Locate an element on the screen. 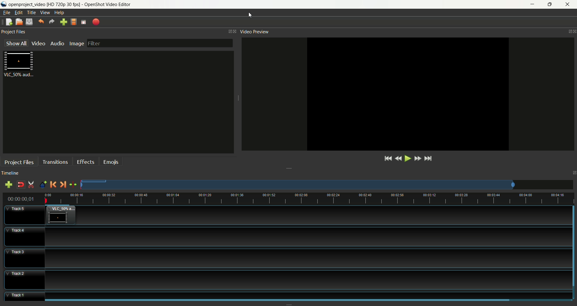 The image size is (577, 306). audio is located at coordinates (57, 43).